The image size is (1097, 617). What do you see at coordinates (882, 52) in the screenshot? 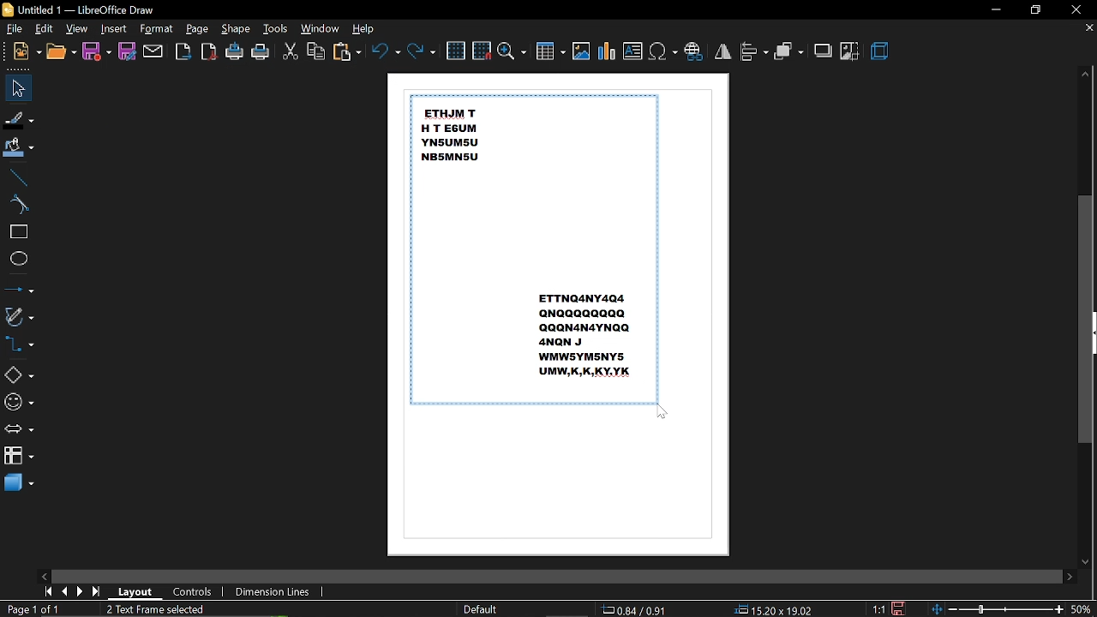
I see `3d effect` at bounding box center [882, 52].